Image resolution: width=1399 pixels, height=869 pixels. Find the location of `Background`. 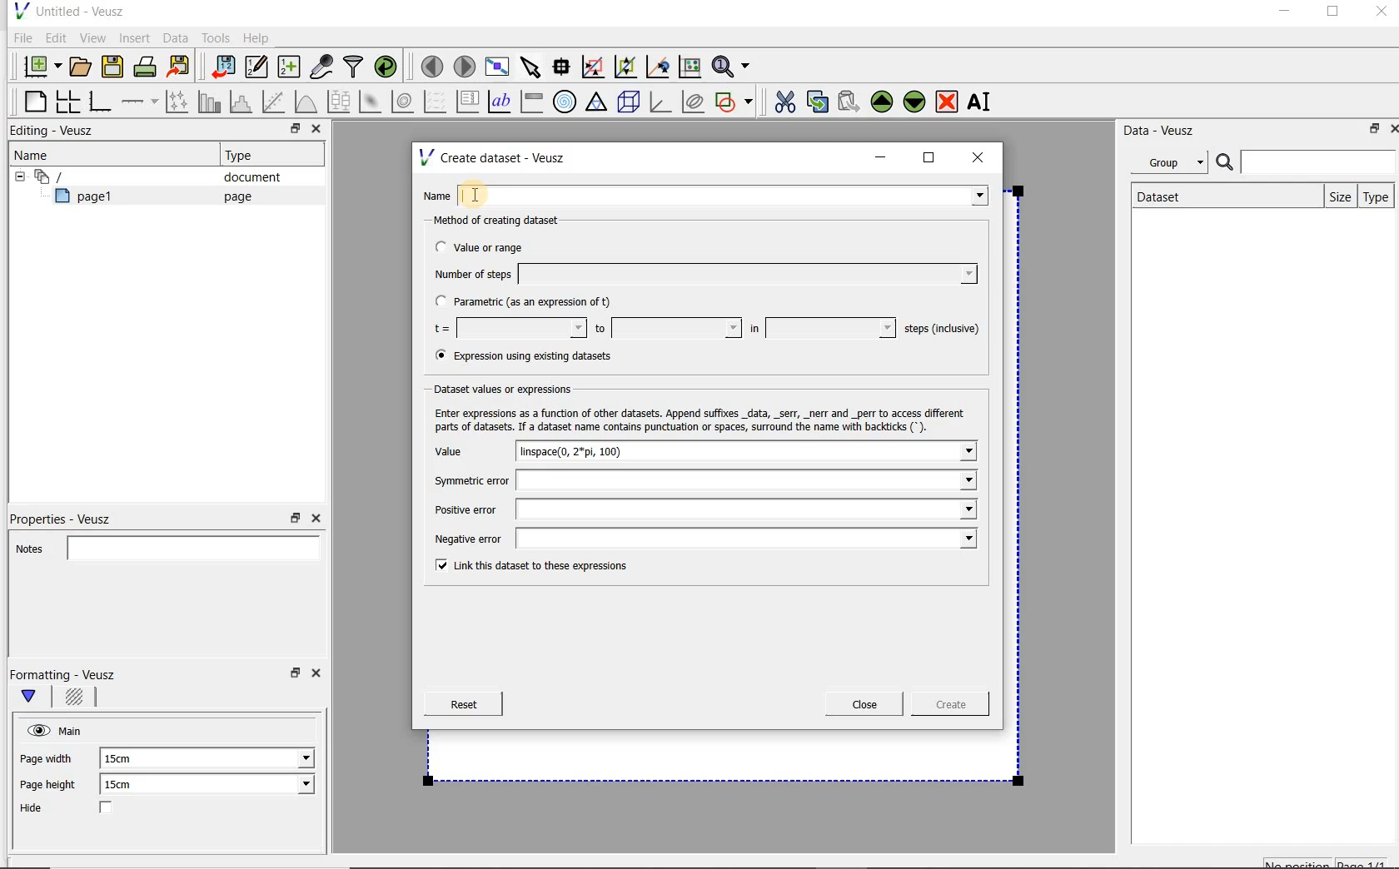

Background is located at coordinates (77, 699).